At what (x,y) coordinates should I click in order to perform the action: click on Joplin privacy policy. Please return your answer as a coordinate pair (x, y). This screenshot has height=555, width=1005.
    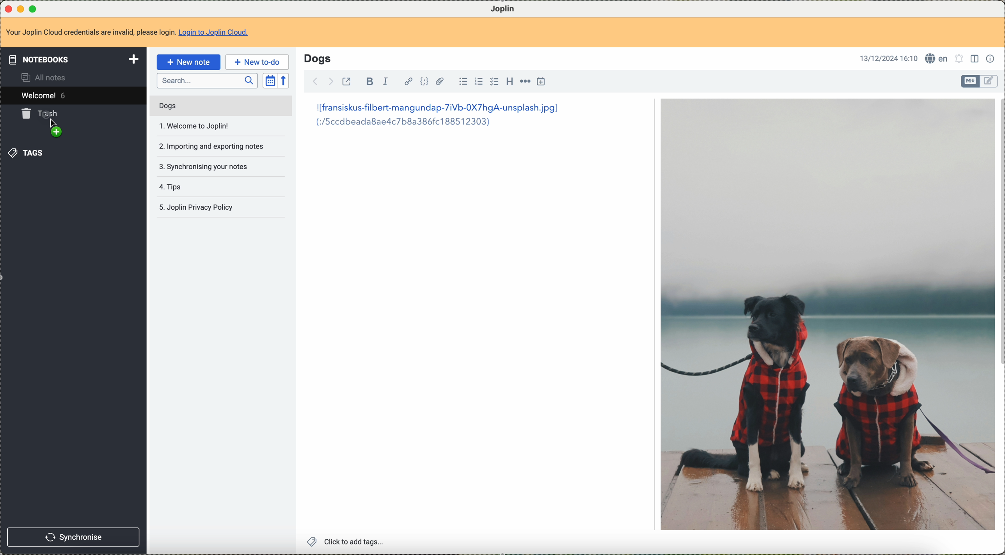
    Looking at the image, I should click on (198, 206).